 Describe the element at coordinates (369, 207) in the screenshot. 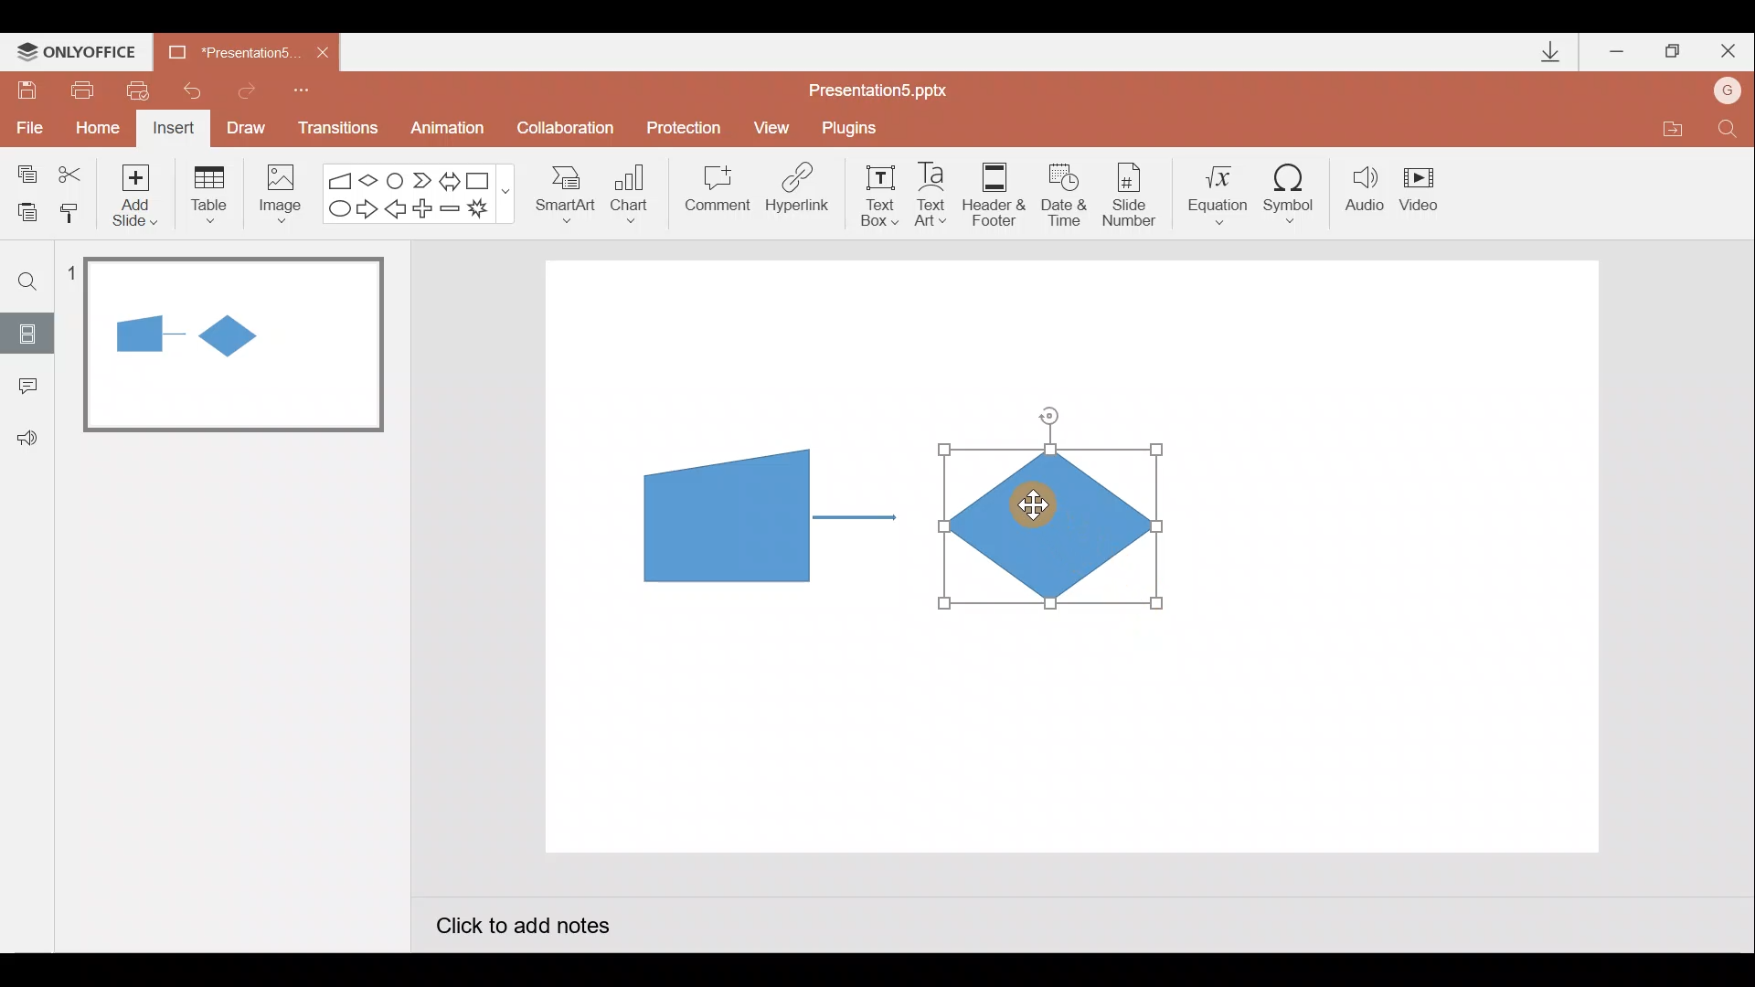

I see `Right arrow` at that location.